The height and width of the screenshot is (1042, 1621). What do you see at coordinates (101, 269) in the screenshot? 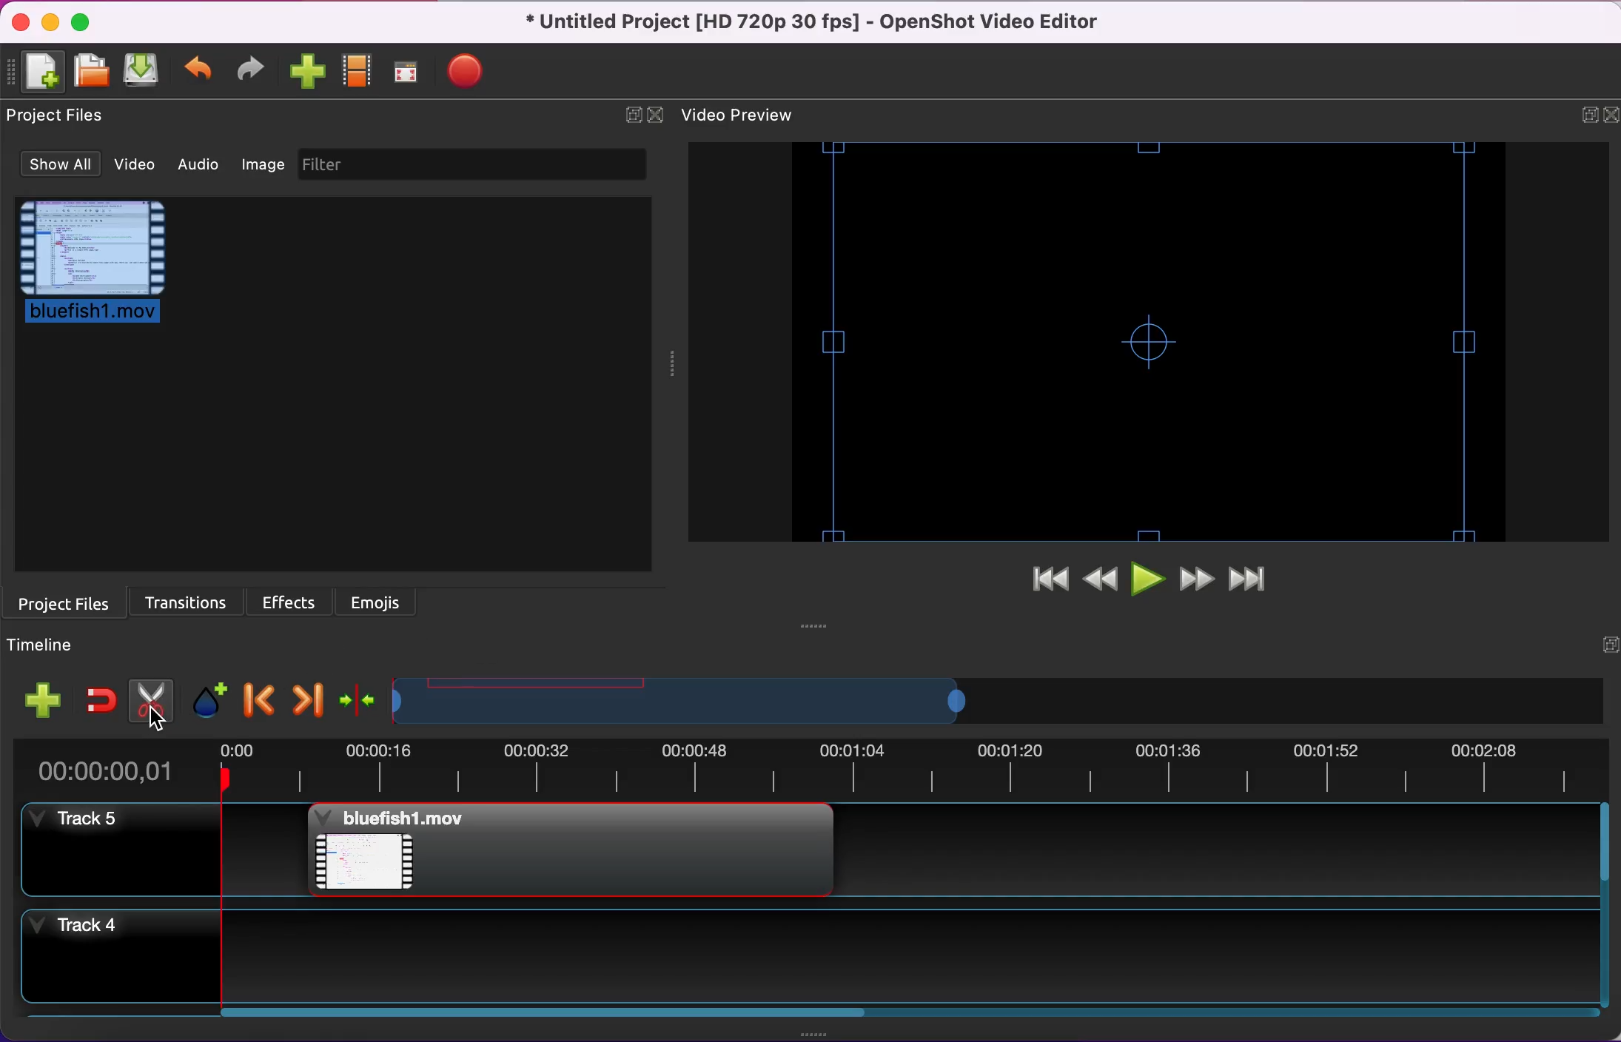
I see `file` at bounding box center [101, 269].